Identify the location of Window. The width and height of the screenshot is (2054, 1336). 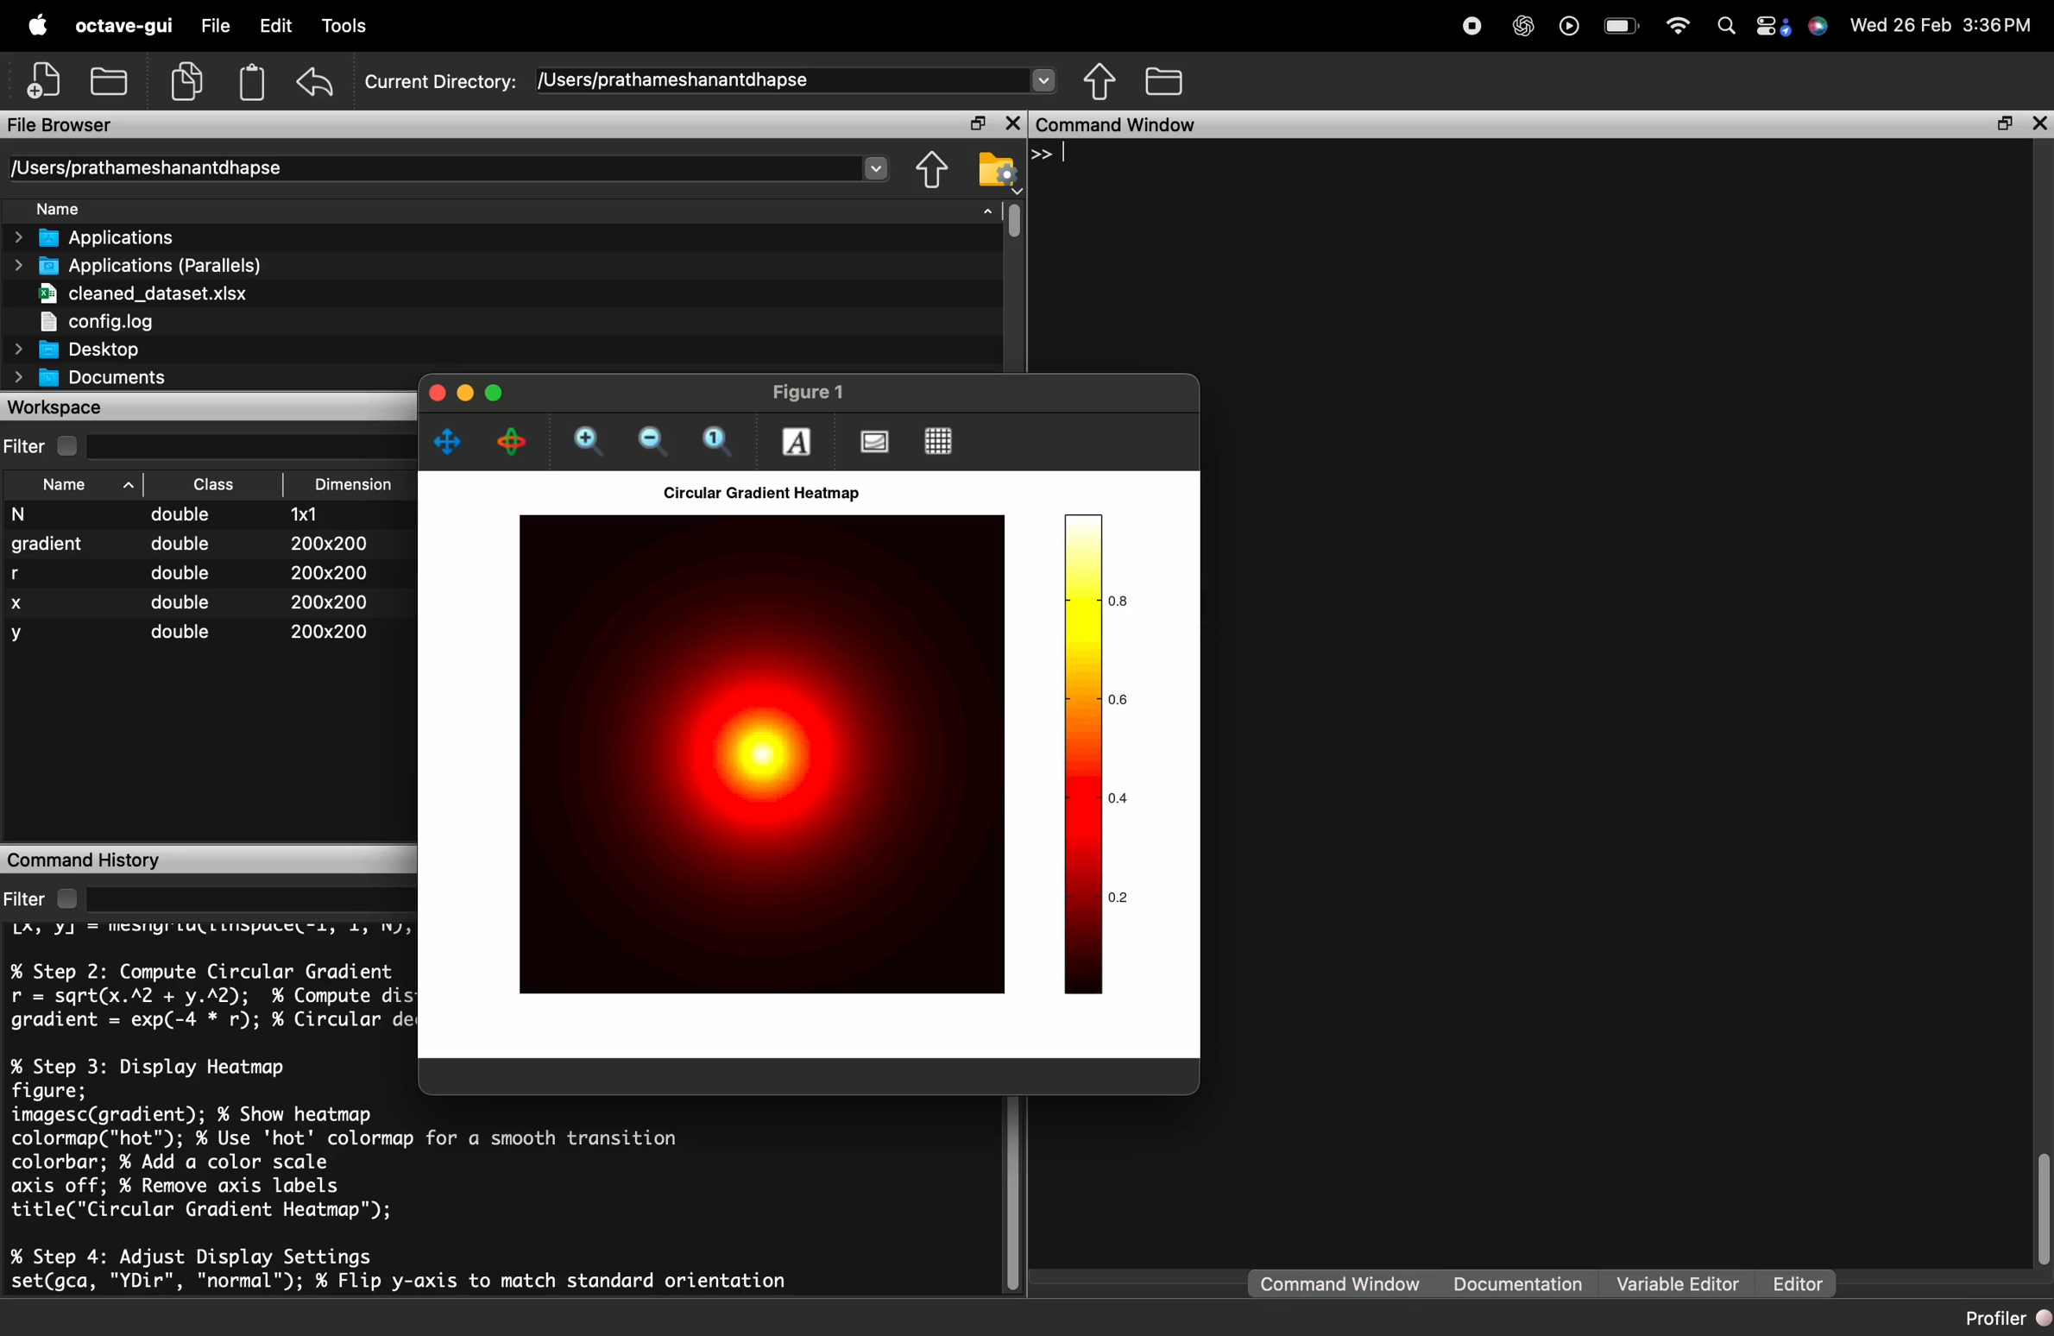
(507, 27).